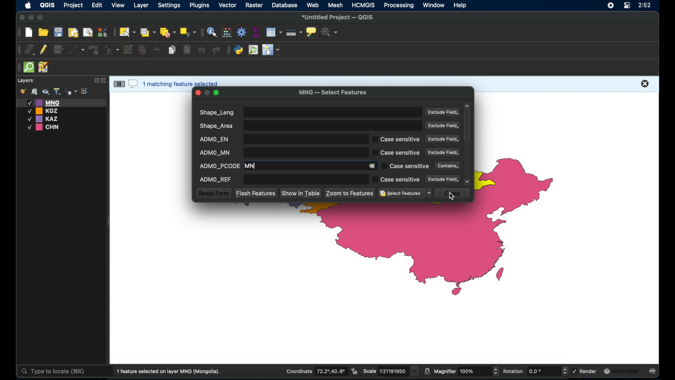  What do you see at coordinates (468, 182) in the screenshot?
I see `scroll down arrow` at bounding box center [468, 182].